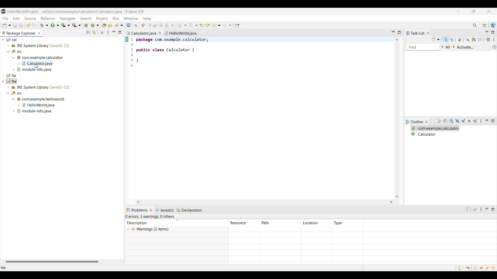  Describe the element at coordinates (165, 210) in the screenshot. I see `Javadoc tab` at that location.